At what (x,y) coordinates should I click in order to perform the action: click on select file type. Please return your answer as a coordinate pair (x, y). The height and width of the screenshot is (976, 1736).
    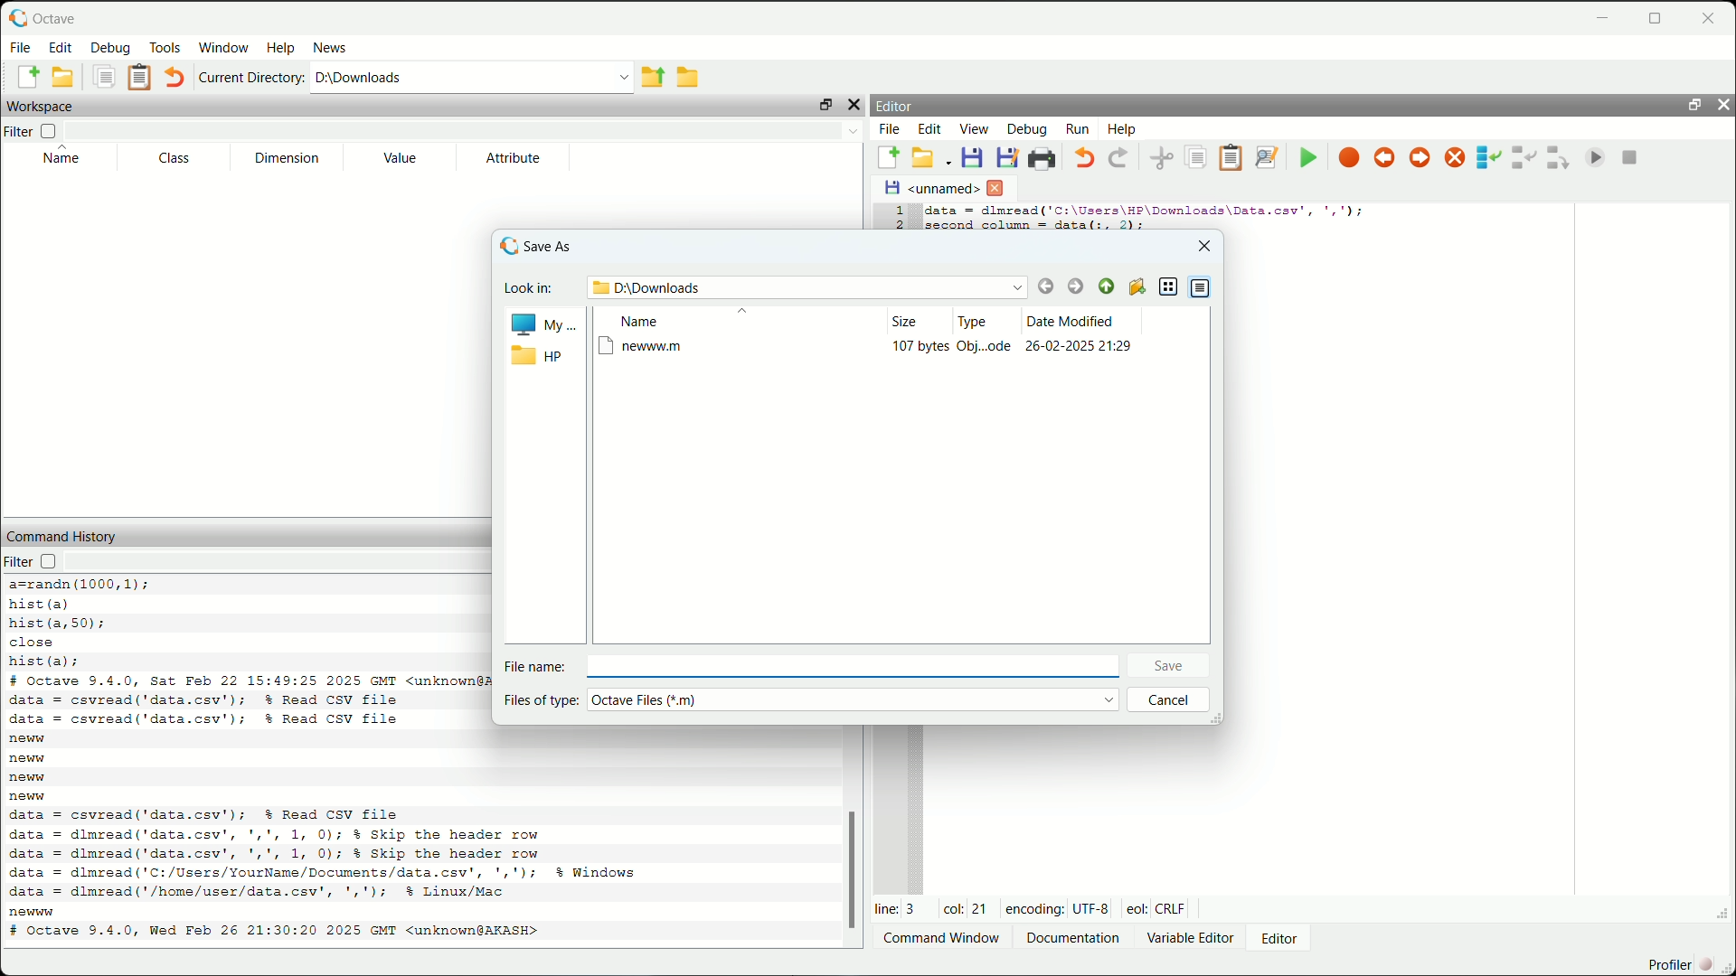
    Looking at the image, I should click on (856, 699).